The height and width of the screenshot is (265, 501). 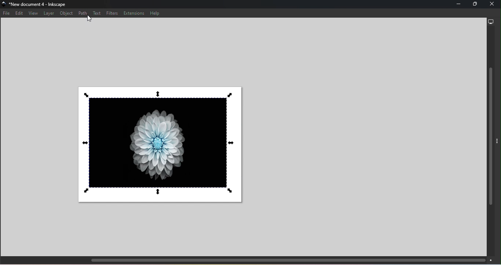 What do you see at coordinates (83, 13) in the screenshot?
I see `Path` at bounding box center [83, 13].